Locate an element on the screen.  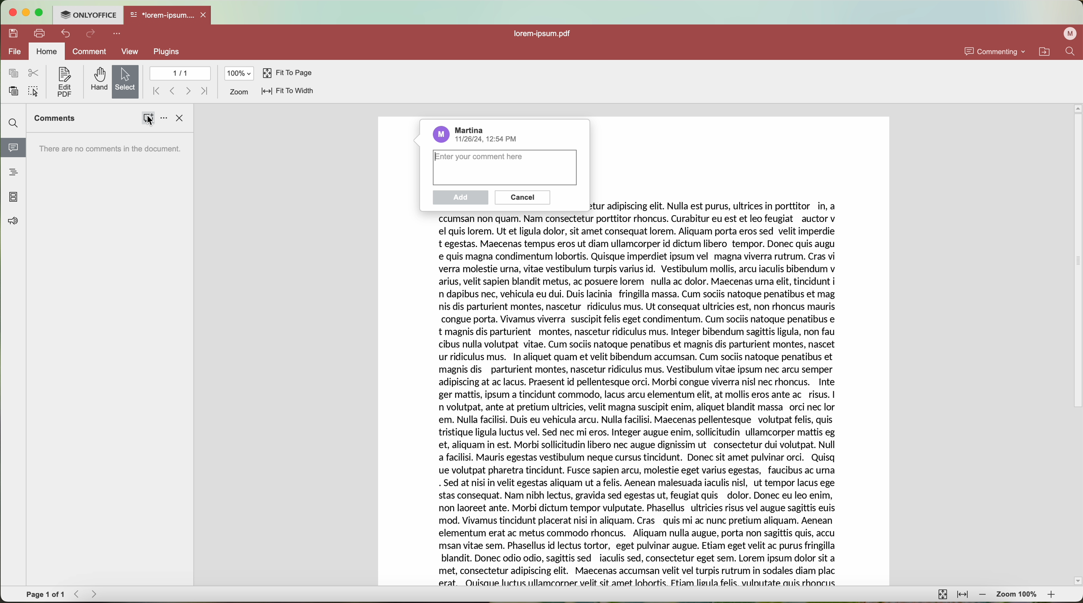
fit to page is located at coordinates (943, 595).